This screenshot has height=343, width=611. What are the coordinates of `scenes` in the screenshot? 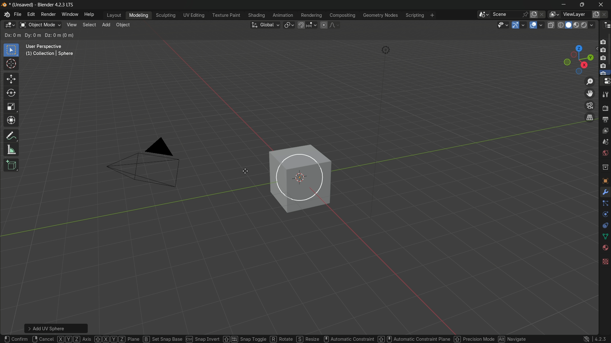 It's located at (605, 141).